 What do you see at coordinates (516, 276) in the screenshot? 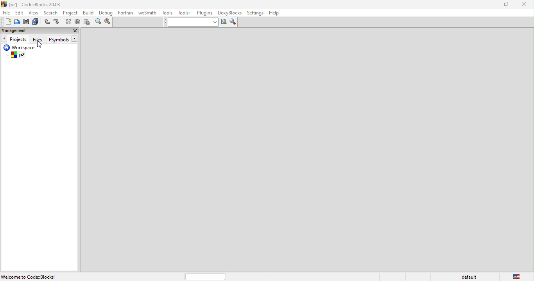
I see `united state` at bounding box center [516, 276].